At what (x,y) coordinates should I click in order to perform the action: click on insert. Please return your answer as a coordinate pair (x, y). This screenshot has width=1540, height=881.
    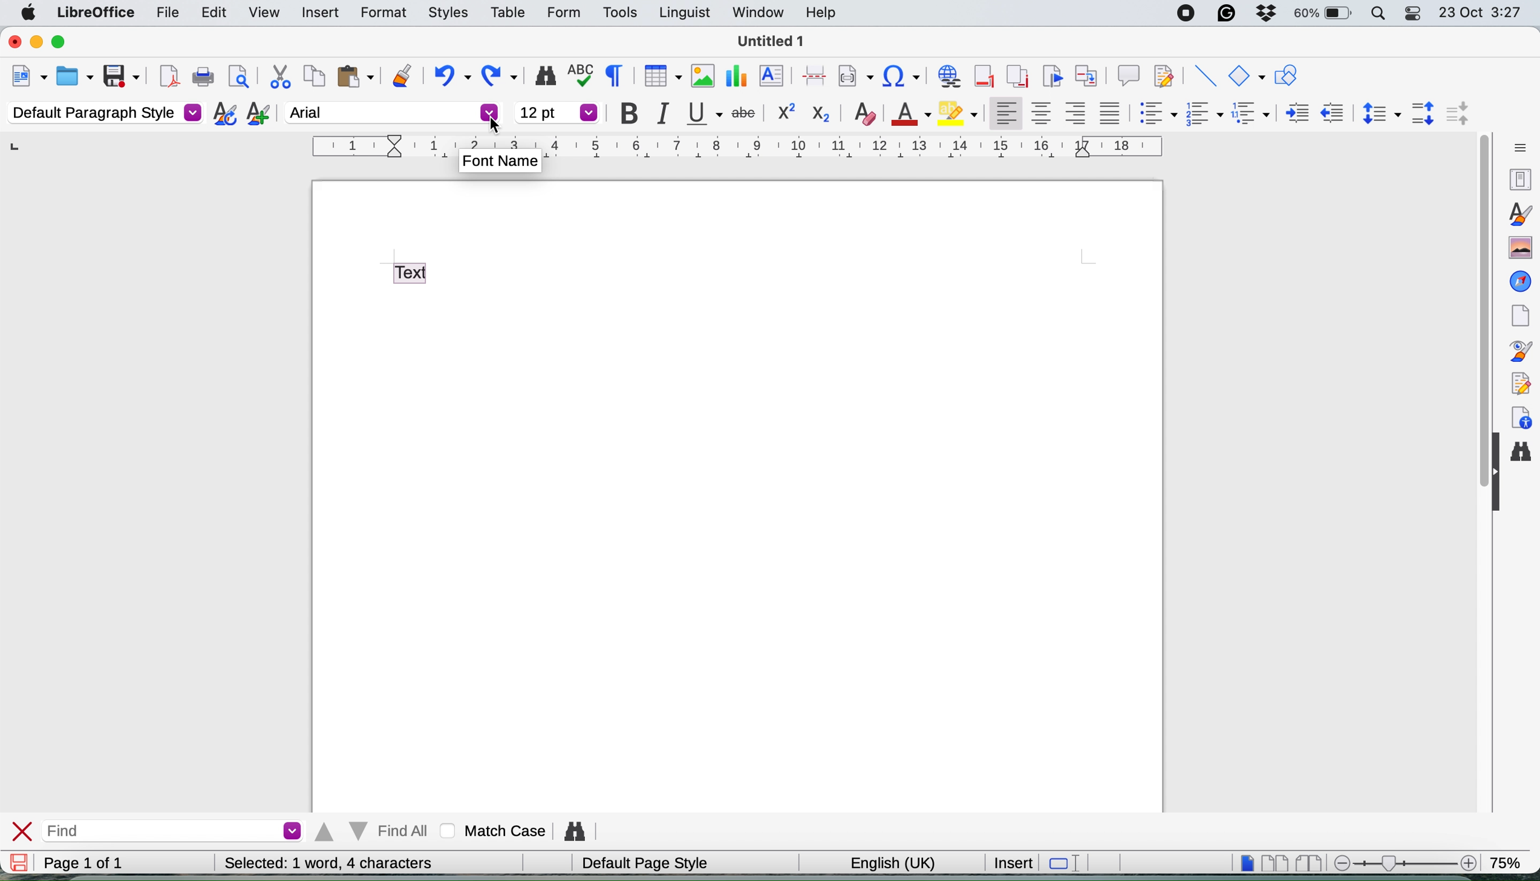
    Looking at the image, I should click on (316, 10).